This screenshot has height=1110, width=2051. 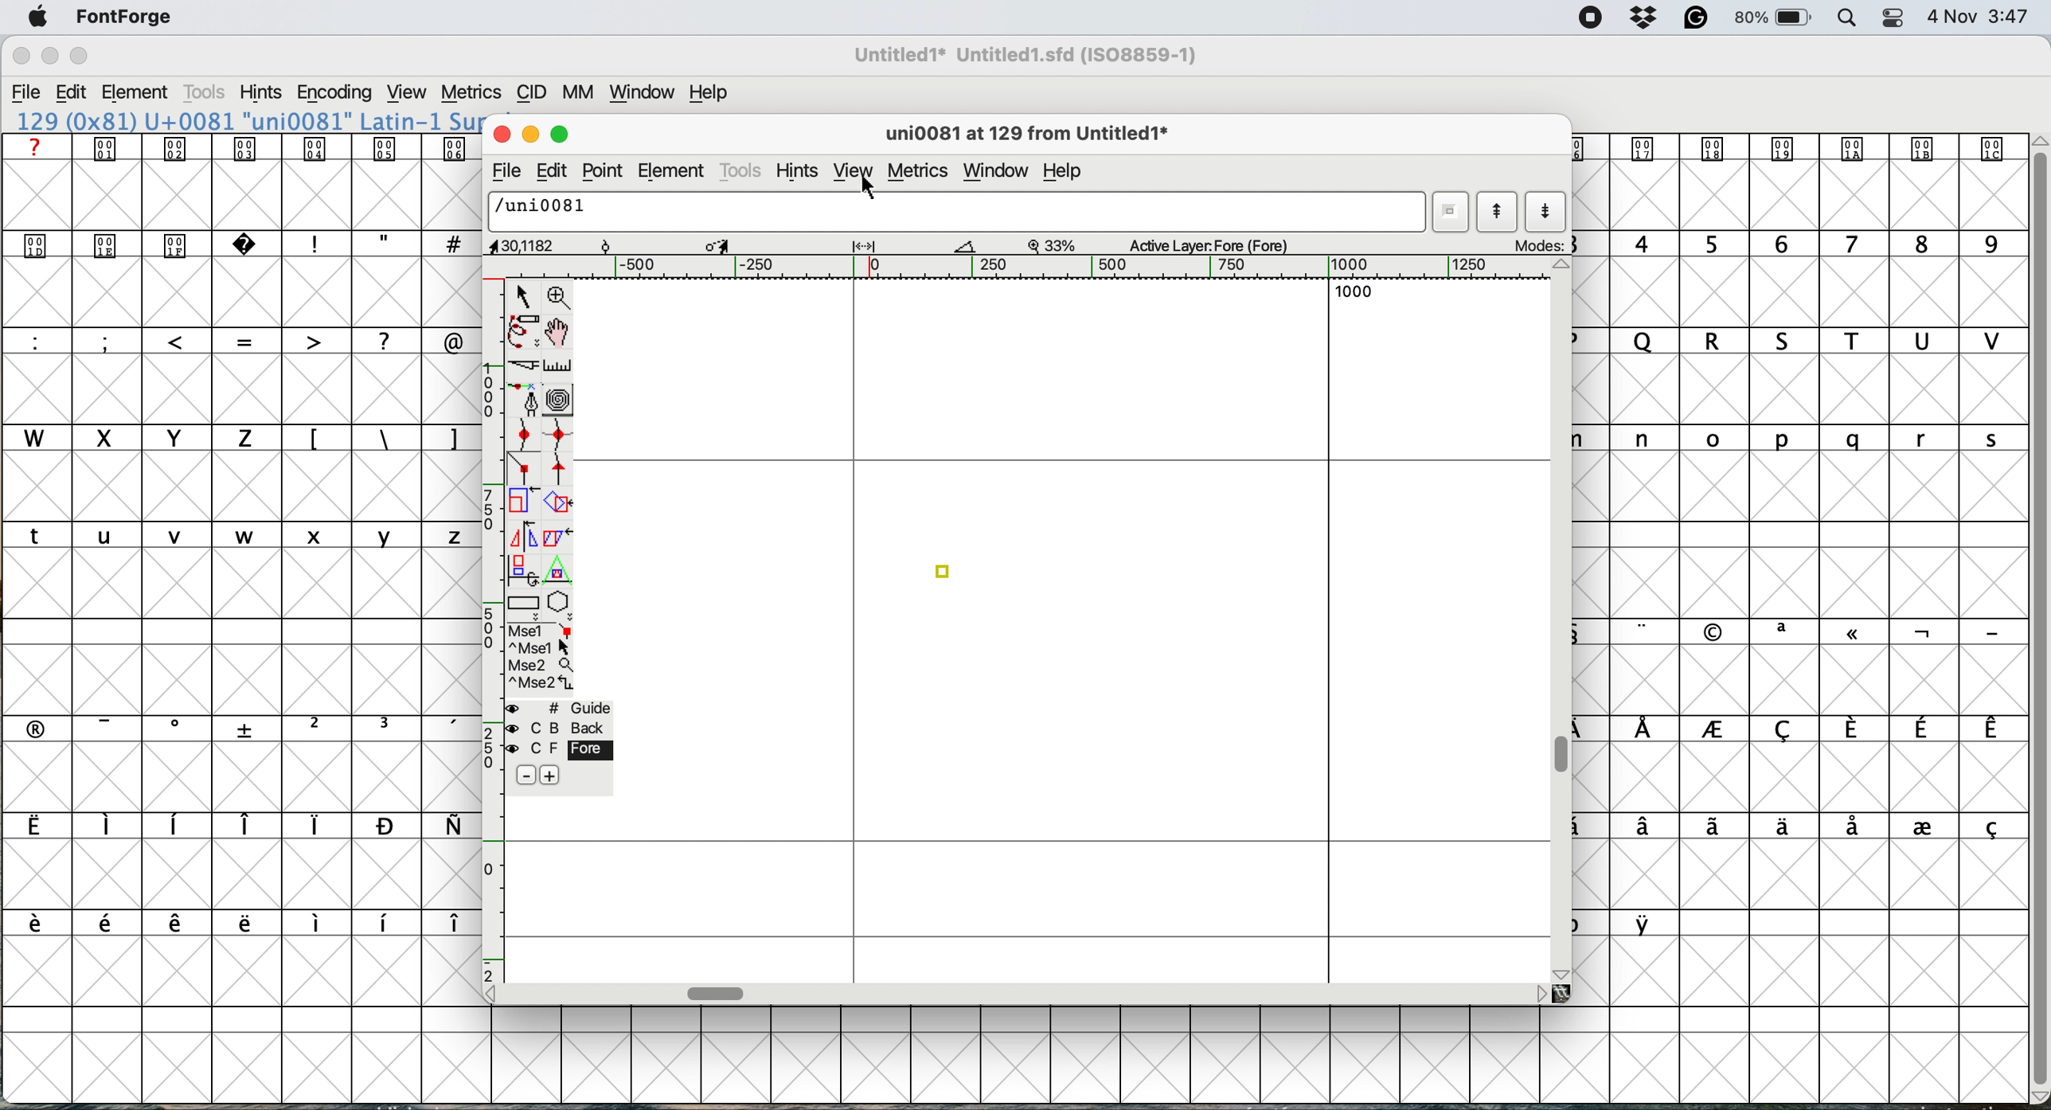 What do you see at coordinates (52, 56) in the screenshot?
I see `Minimize` at bounding box center [52, 56].